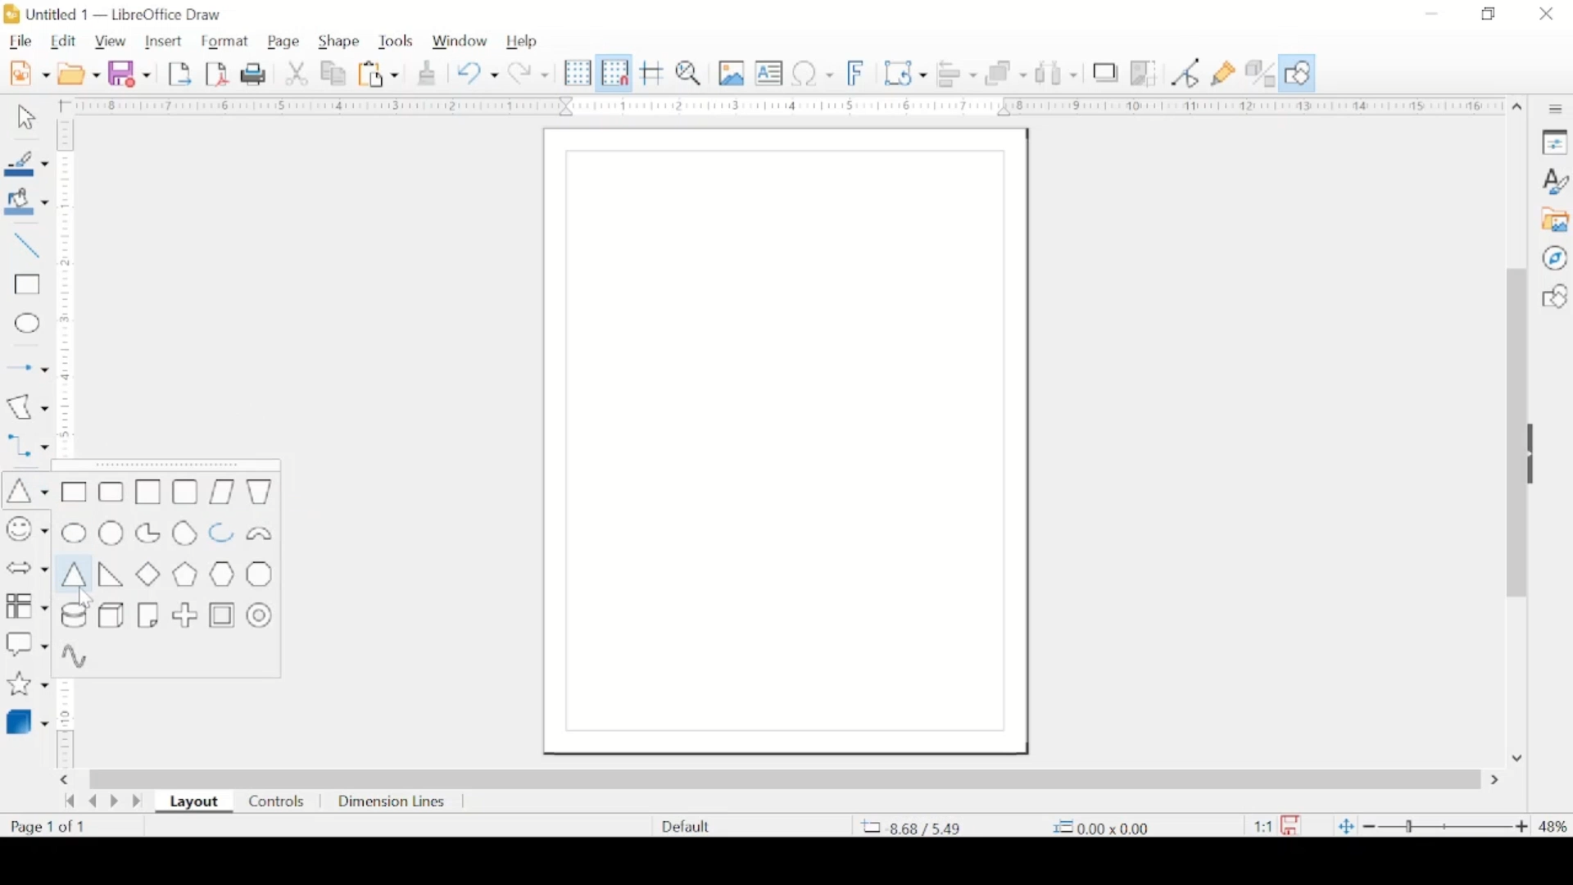 This screenshot has width=1573, height=885. What do you see at coordinates (1106, 826) in the screenshot?
I see `coordinate` at bounding box center [1106, 826].